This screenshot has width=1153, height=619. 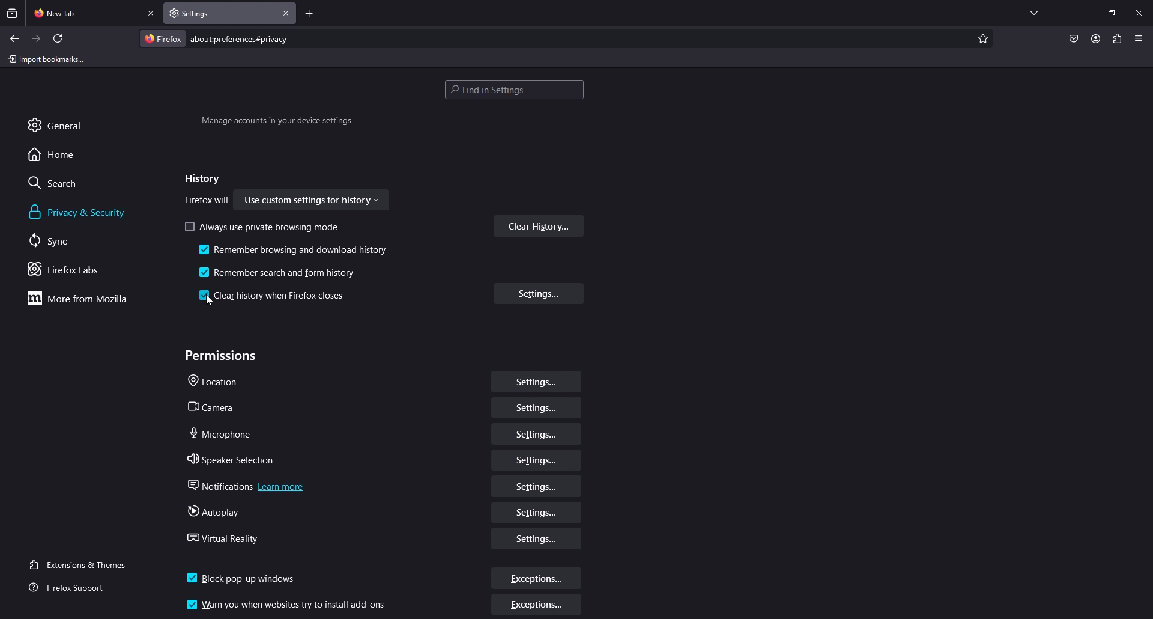 I want to click on minimize, so click(x=1084, y=12).